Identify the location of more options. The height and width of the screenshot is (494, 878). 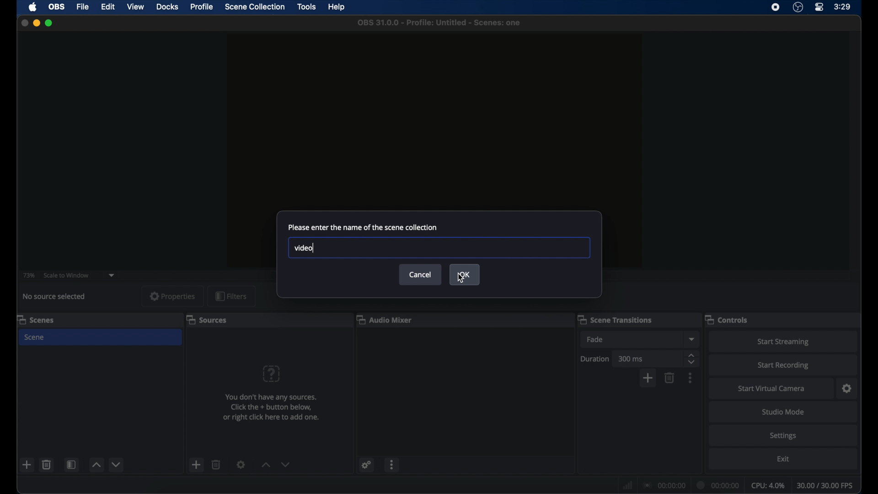
(691, 378).